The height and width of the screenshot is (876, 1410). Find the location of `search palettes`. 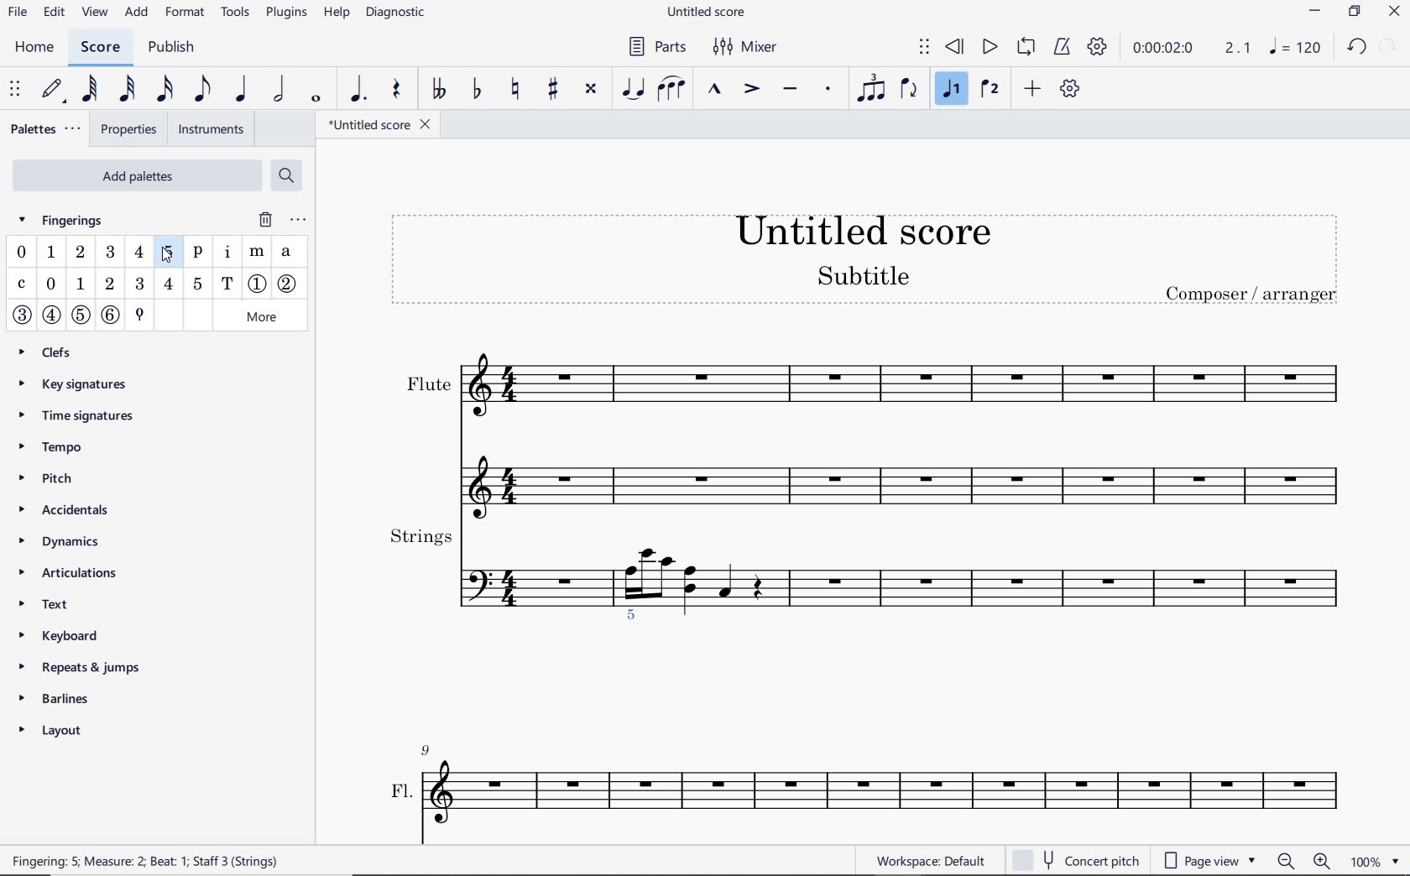

search palettes is located at coordinates (288, 178).